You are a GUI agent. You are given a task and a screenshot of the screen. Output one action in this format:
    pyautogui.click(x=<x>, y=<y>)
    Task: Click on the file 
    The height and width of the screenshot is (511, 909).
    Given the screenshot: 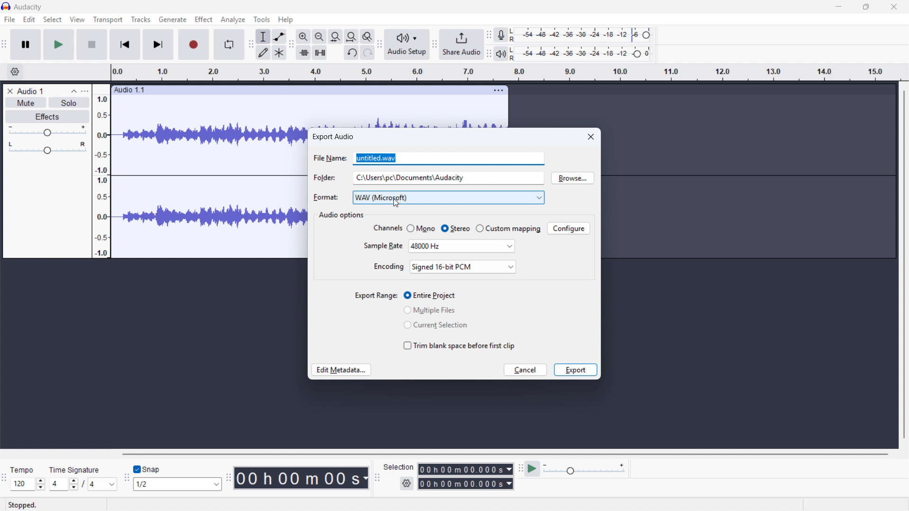 What is the action you would take?
    pyautogui.click(x=9, y=20)
    